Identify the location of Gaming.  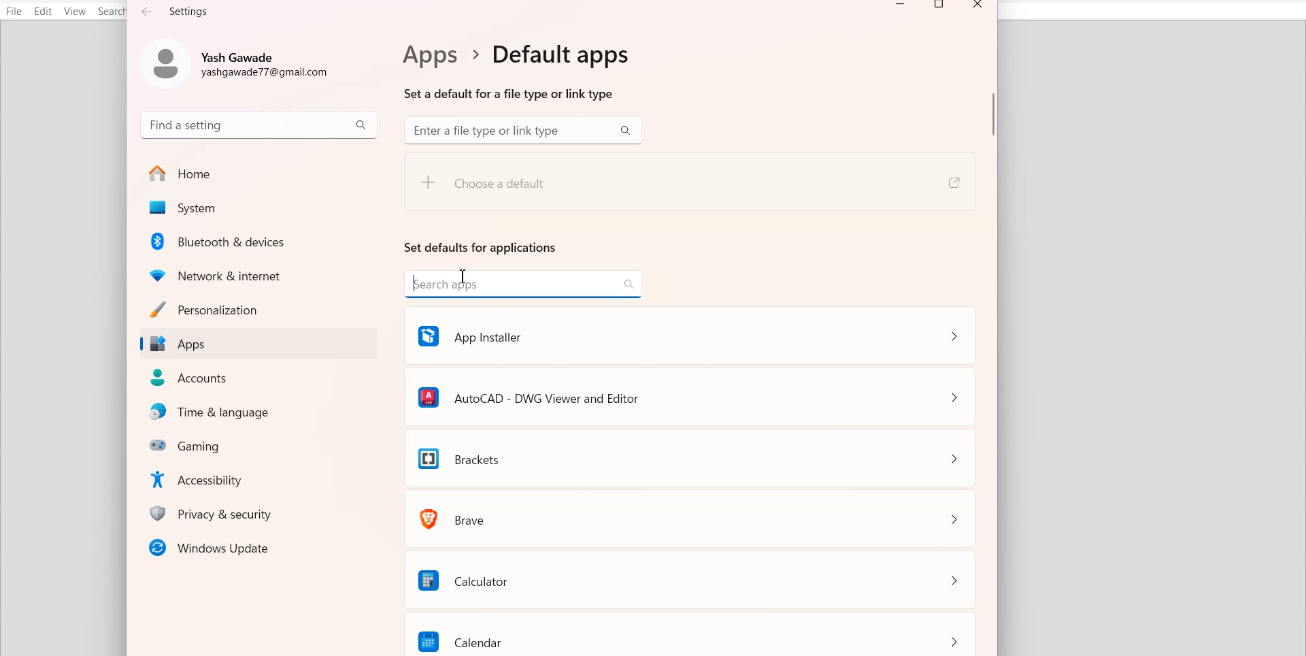
(263, 444).